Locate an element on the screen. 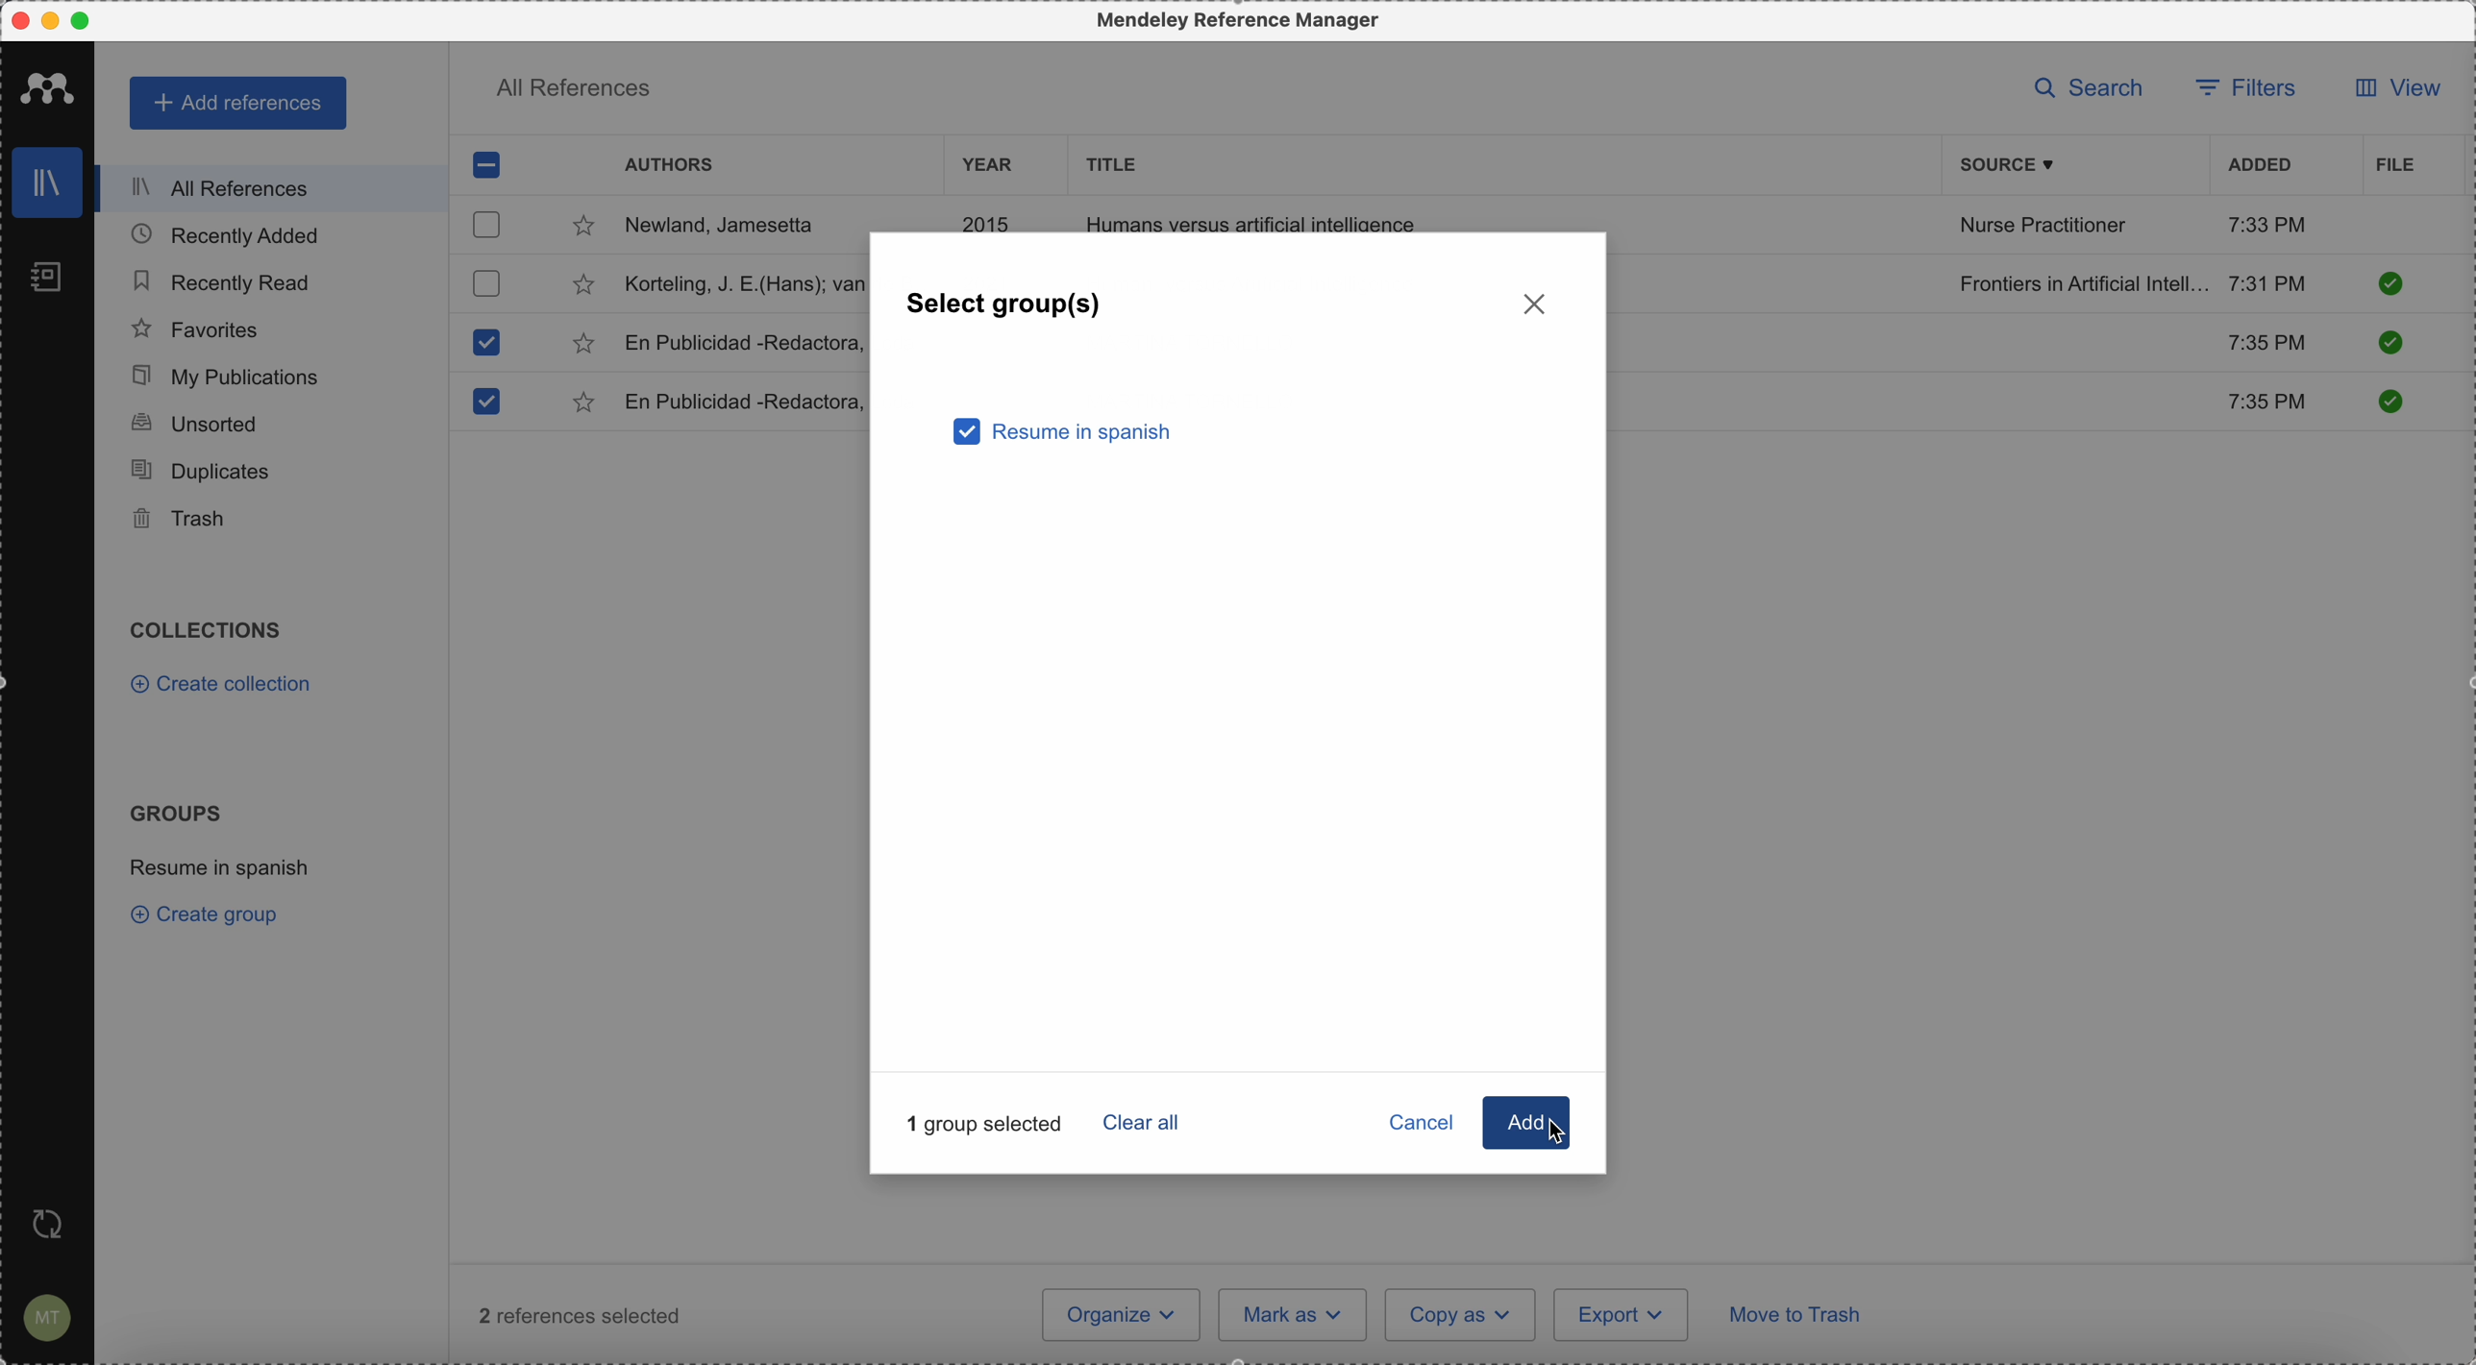 The height and width of the screenshot is (1365, 2476). add references is located at coordinates (240, 104).